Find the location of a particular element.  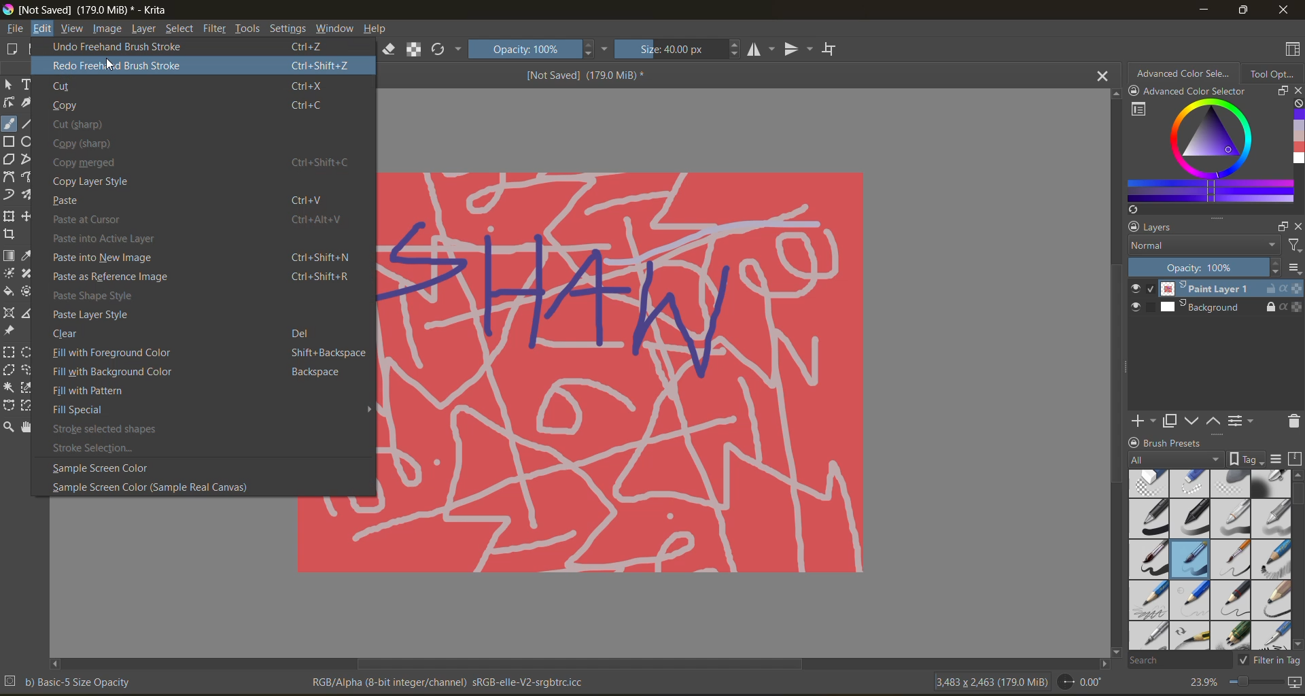

lock docker is located at coordinates (1132, 228).